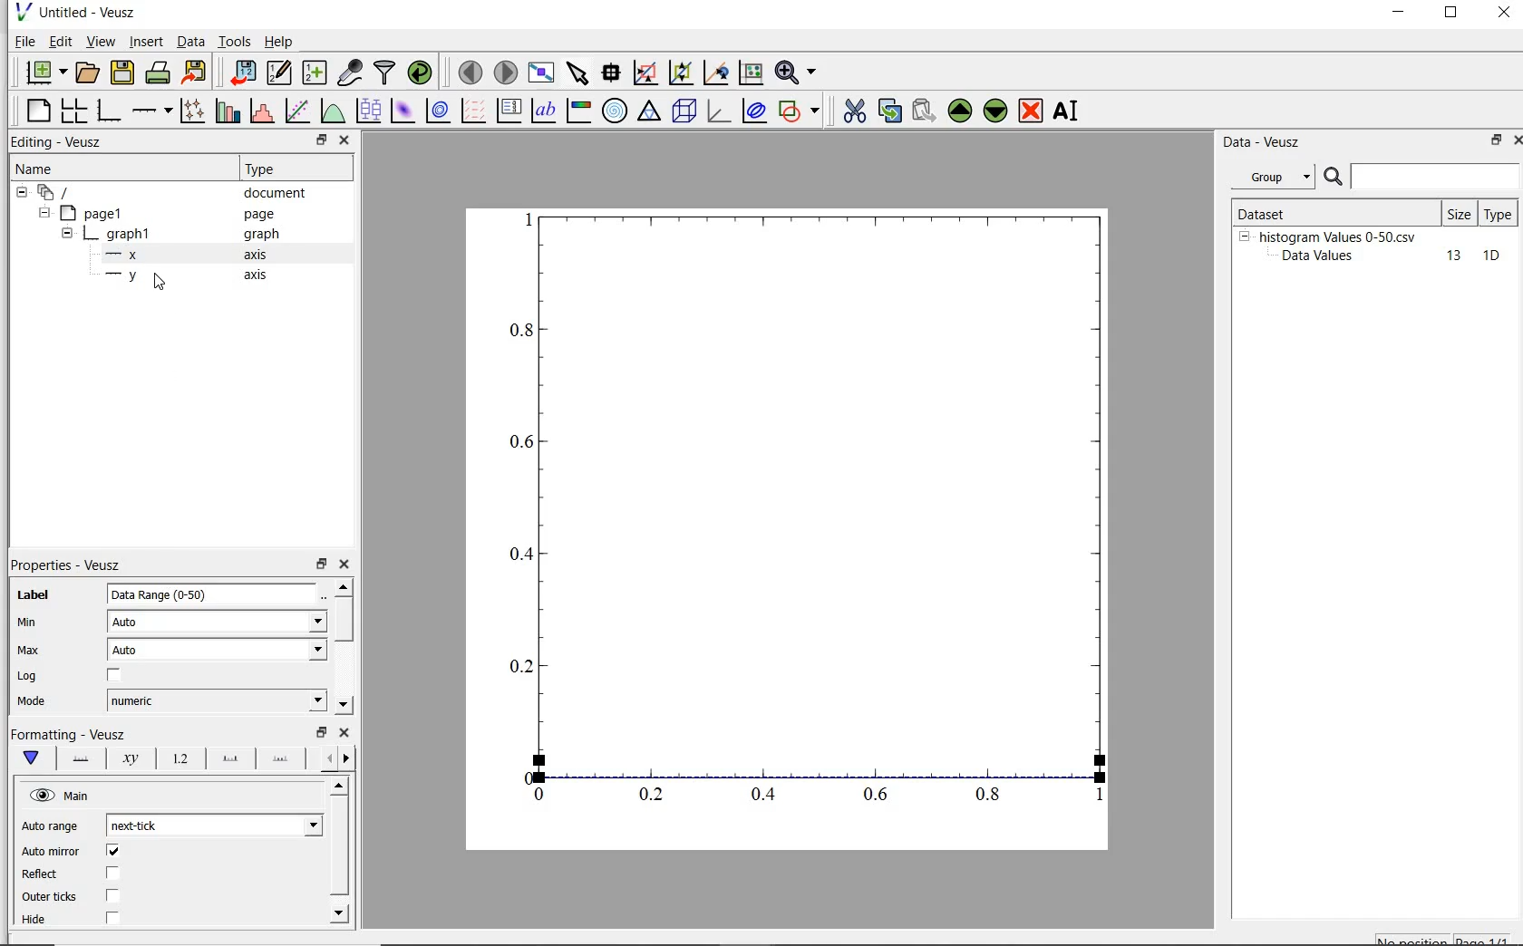 The image size is (1523, 946). I want to click on save, so click(123, 71).